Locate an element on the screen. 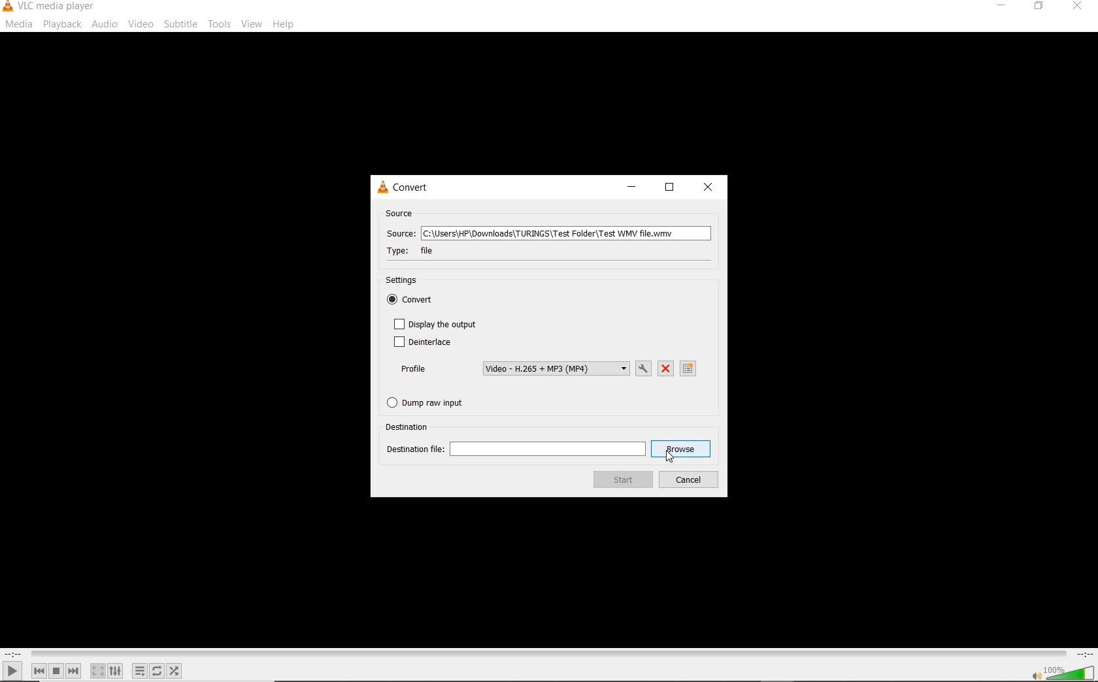  toggle playlist is located at coordinates (140, 671).